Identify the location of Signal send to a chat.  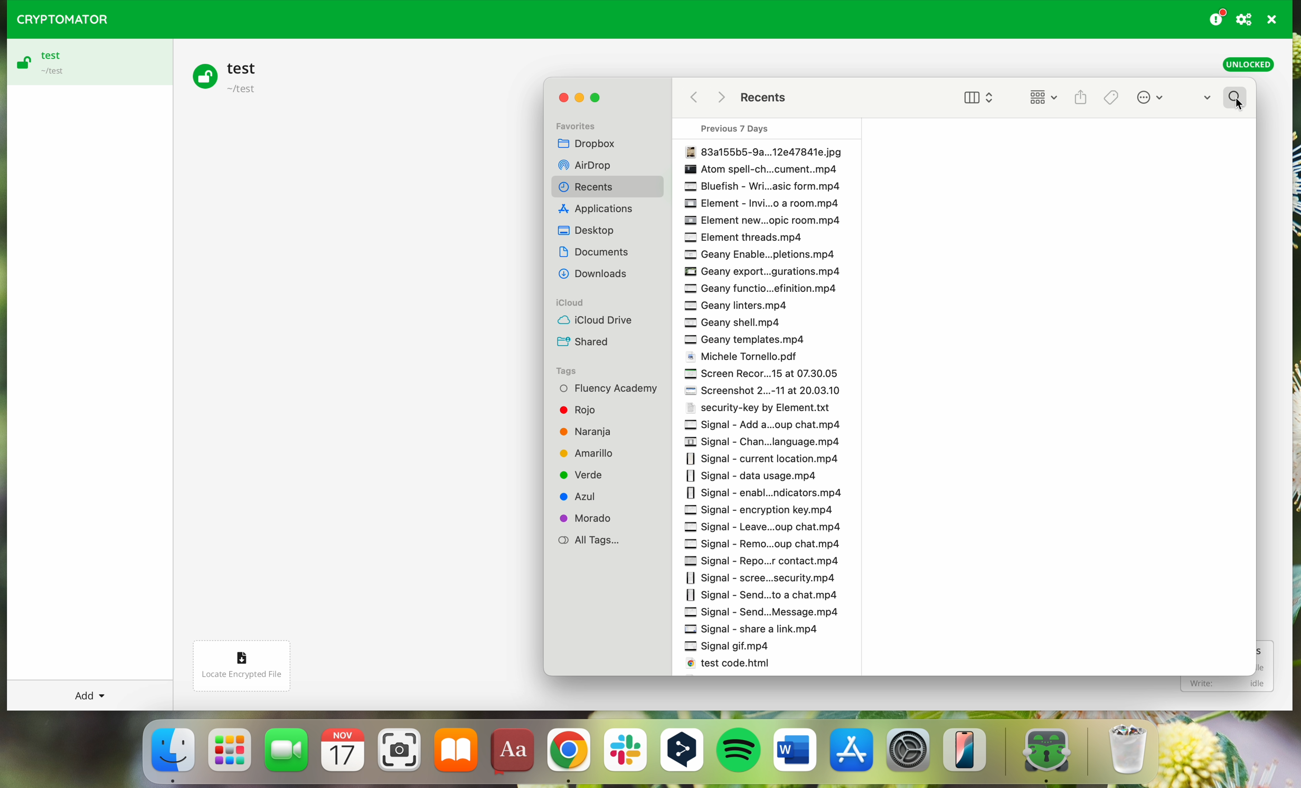
(770, 595).